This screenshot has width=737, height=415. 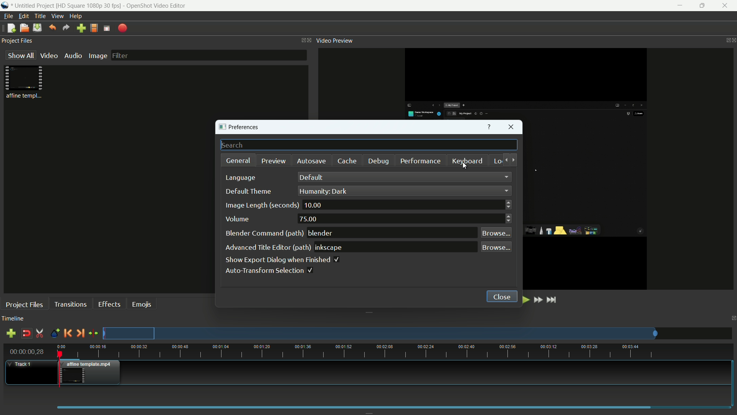 I want to click on app icon, so click(x=6, y=6).